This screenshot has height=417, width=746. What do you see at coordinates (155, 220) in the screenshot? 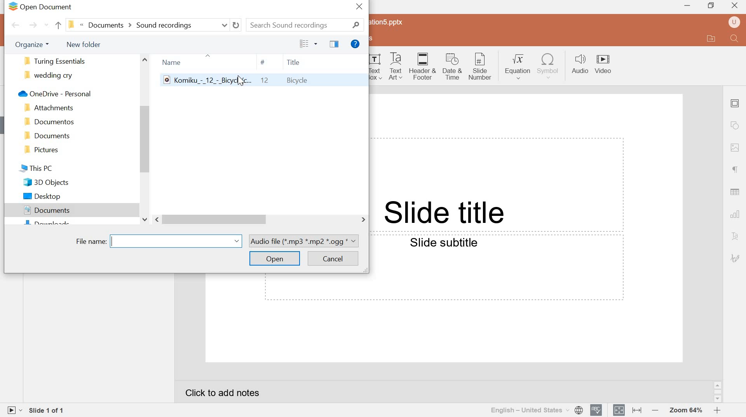
I see `scroll left` at bounding box center [155, 220].